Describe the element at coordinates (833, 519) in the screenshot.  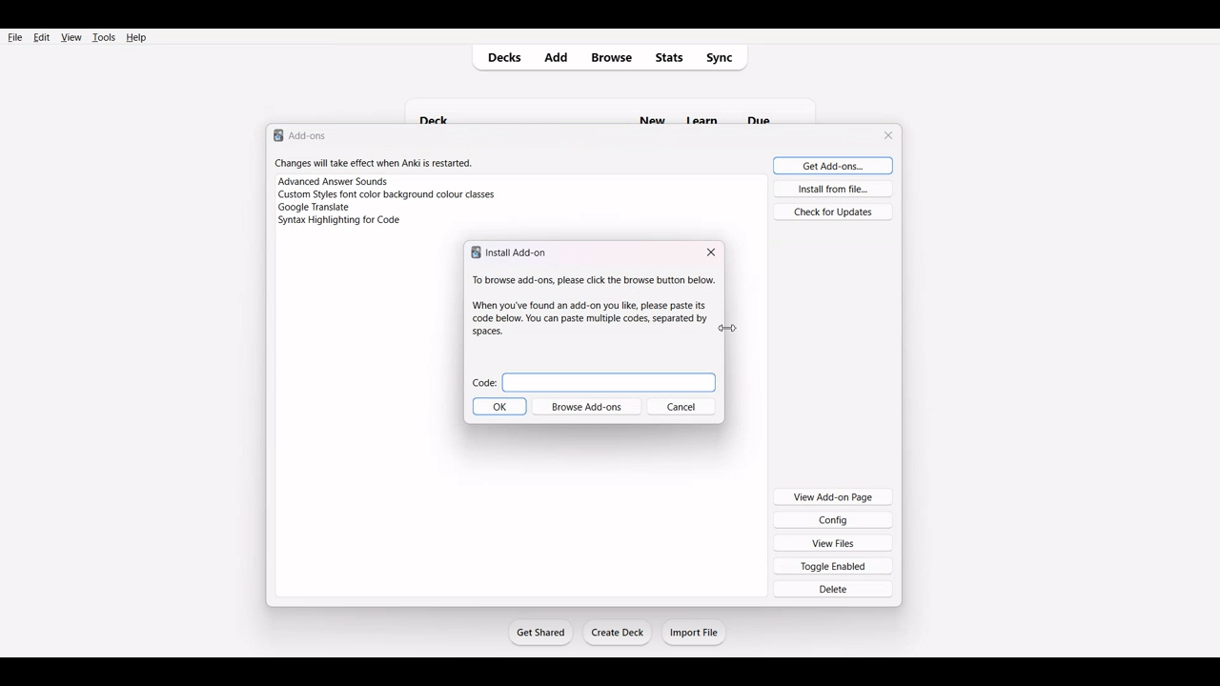
I see `Config` at that location.